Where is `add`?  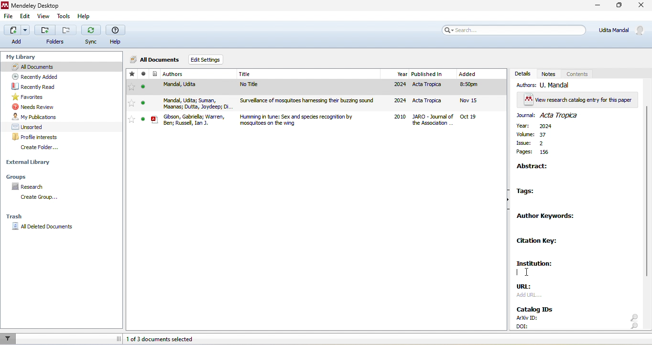
add is located at coordinates (44, 30).